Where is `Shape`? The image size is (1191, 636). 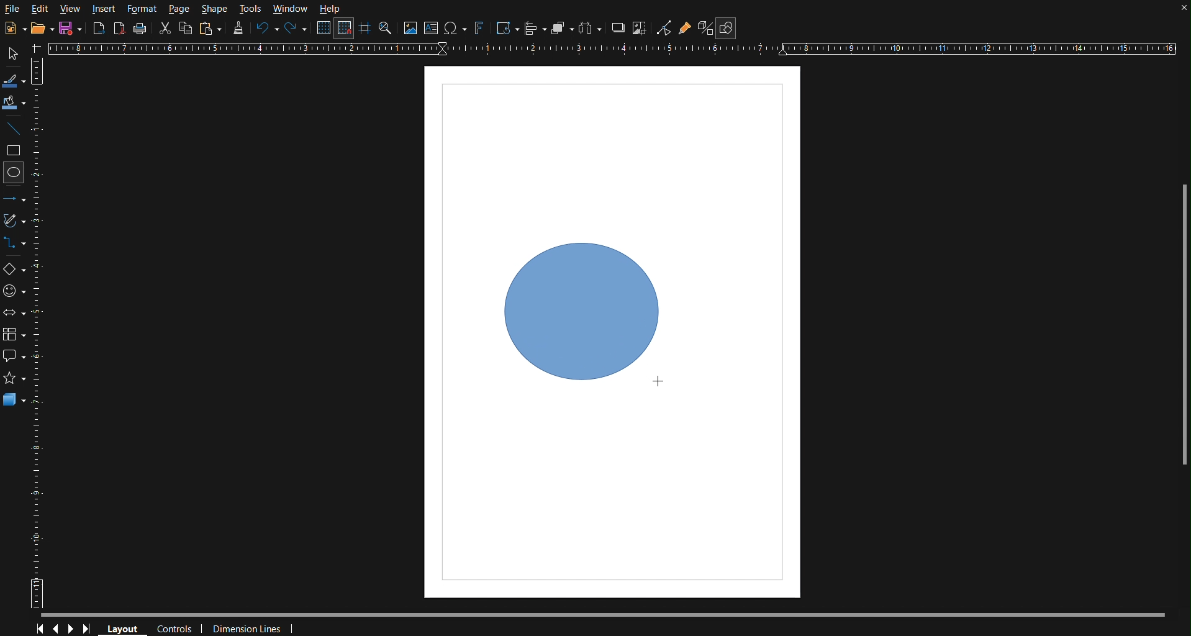
Shape is located at coordinates (214, 9).